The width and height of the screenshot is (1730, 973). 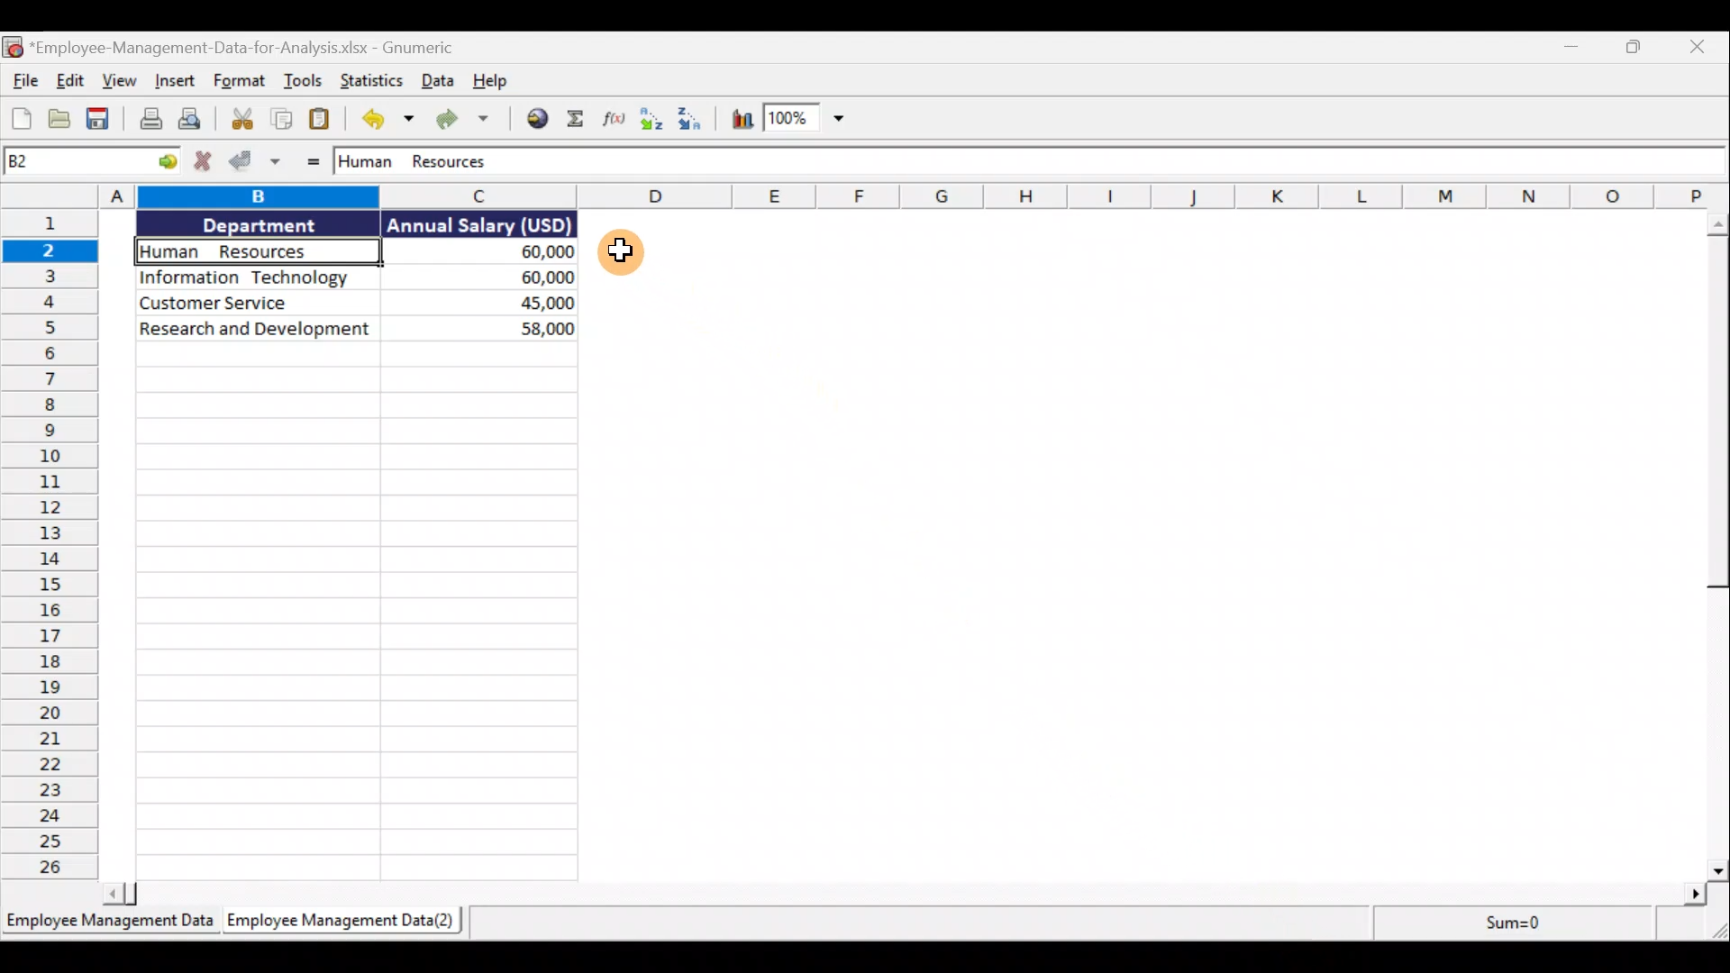 What do you see at coordinates (283, 119) in the screenshot?
I see `Copy the selection` at bounding box center [283, 119].